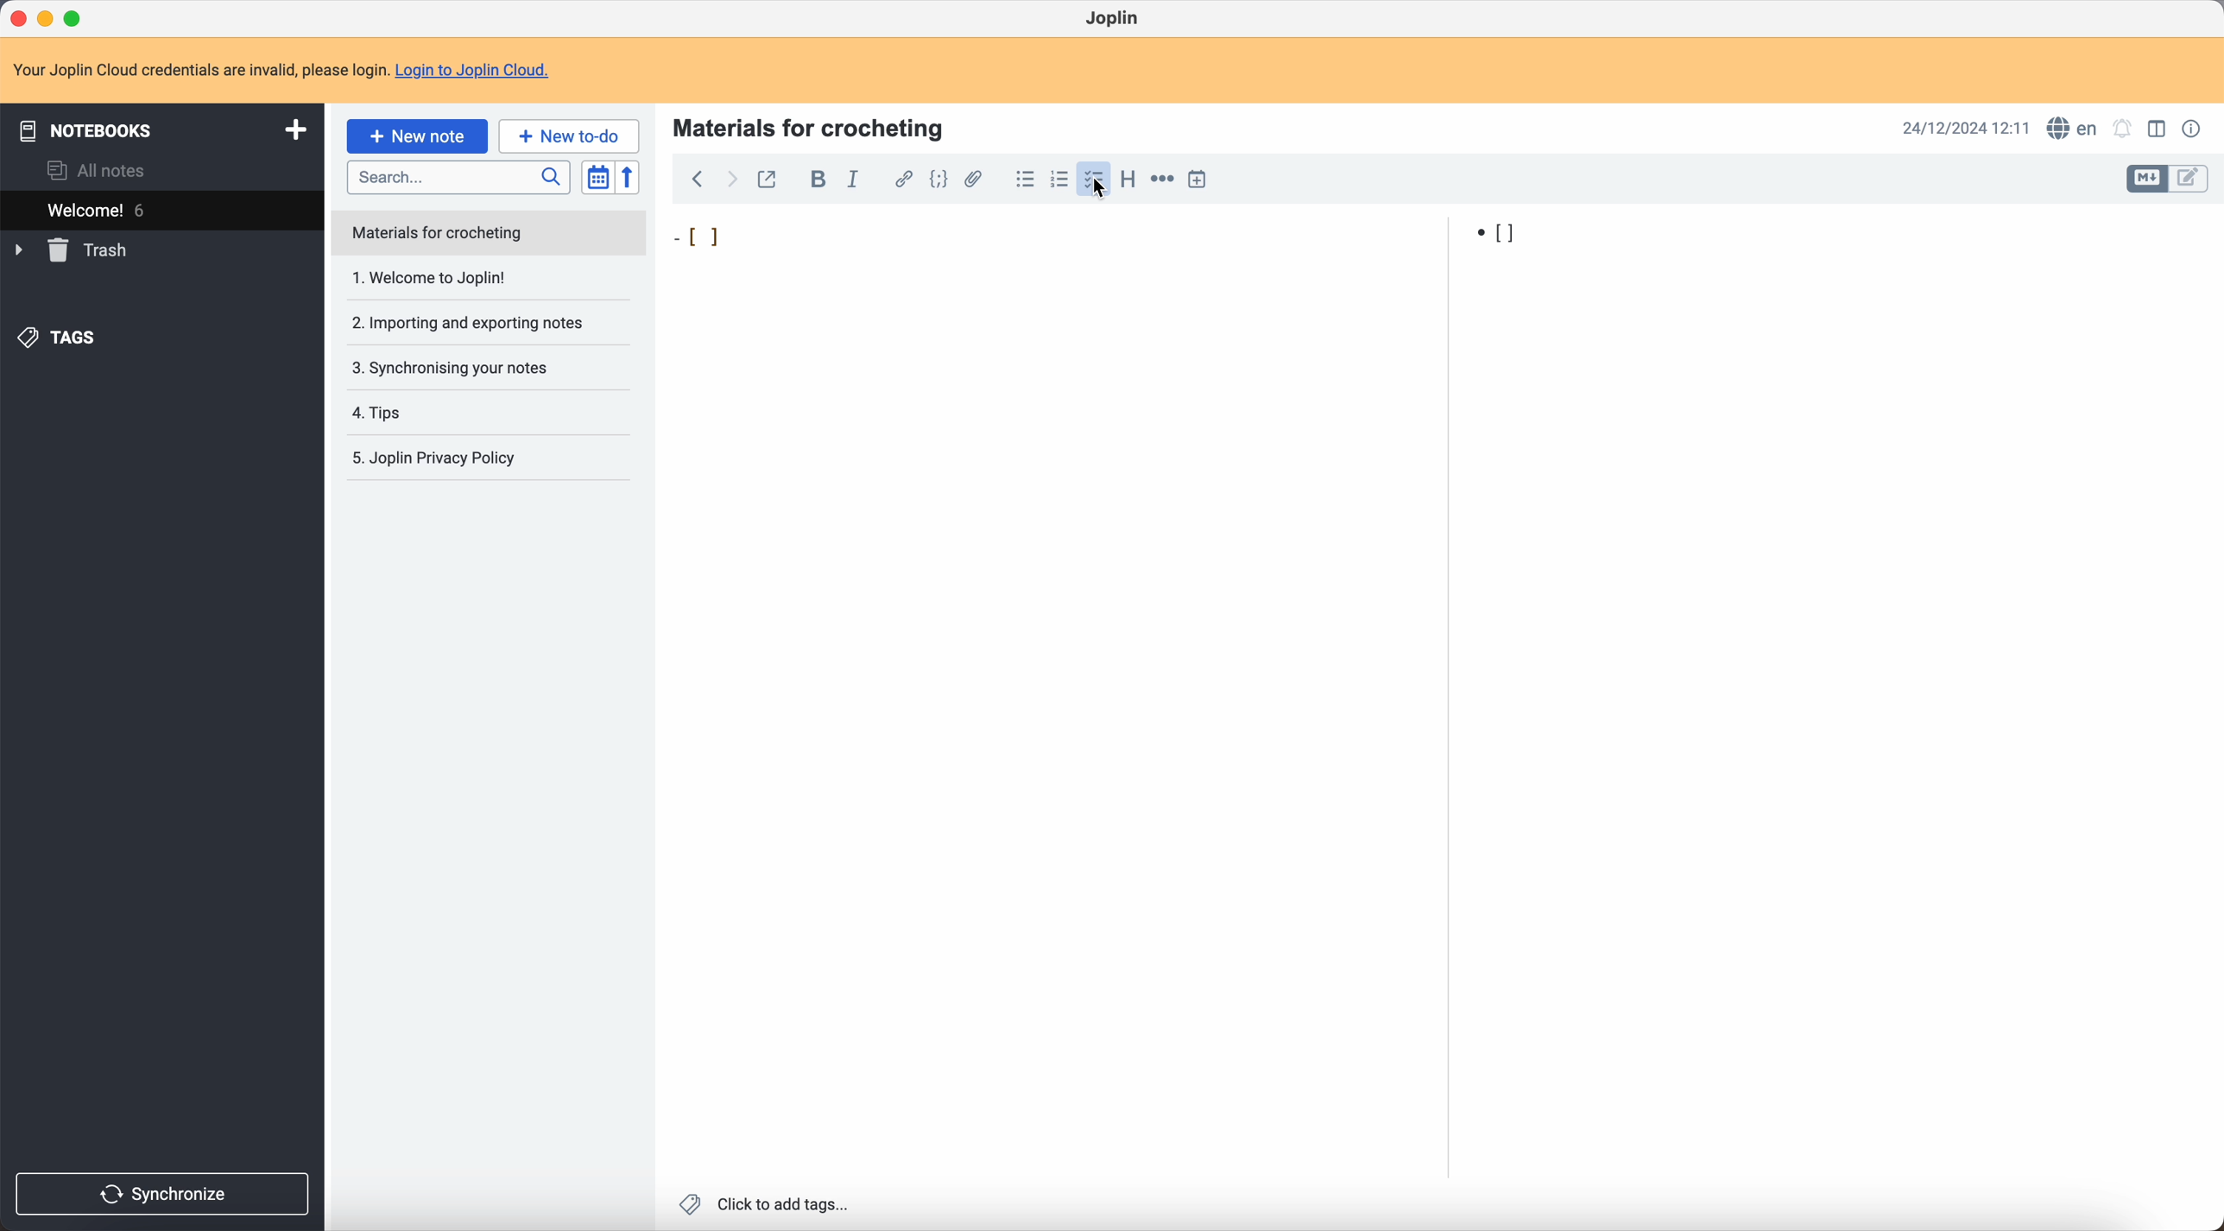  Describe the element at coordinates (1058, 180) in the screenshot. I see `numbered list` at that location.